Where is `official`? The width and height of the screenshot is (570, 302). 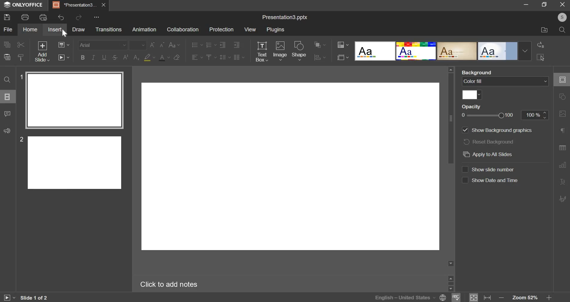
official is located at coordinates (498, 51).